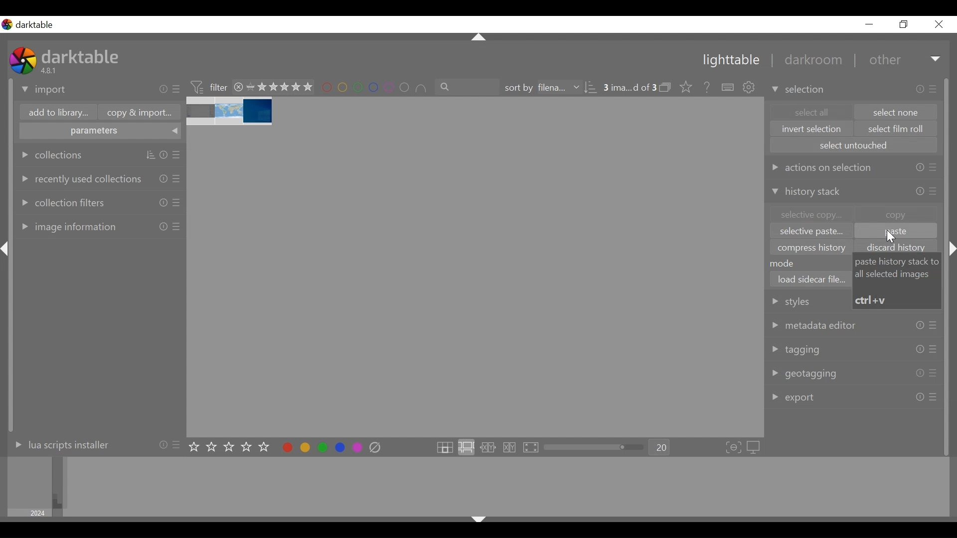  Describe the element at coordinates (511, 448) in the screenshot. I see `click to enter culling layout dynamic mode` at that location.